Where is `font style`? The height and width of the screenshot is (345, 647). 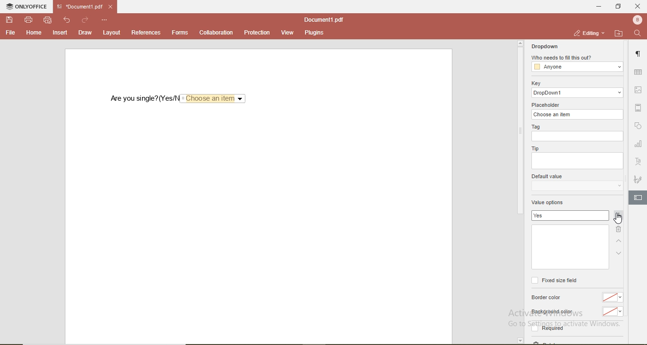
font style is located at coordinates (639, 161).